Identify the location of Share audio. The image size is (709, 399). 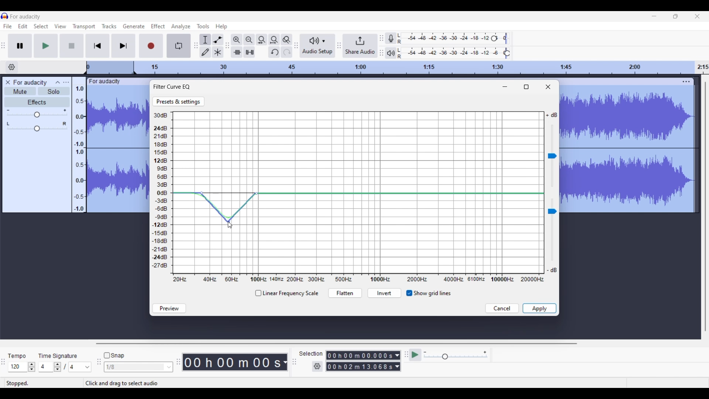
(360, 46).